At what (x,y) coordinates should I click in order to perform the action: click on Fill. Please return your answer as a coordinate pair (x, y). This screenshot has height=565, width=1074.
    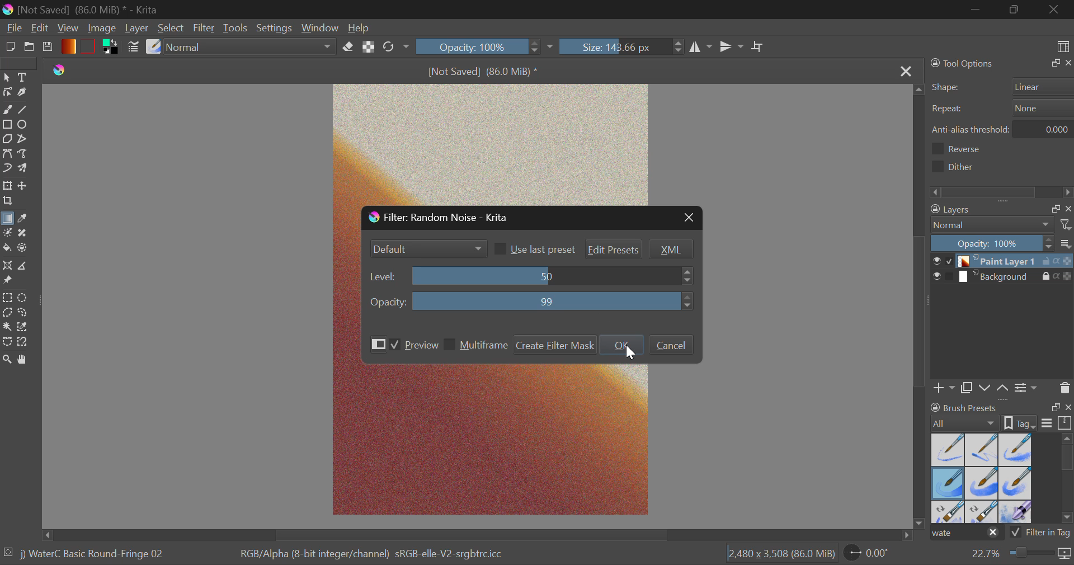
    Looking at the image, I should click on (8, 248).